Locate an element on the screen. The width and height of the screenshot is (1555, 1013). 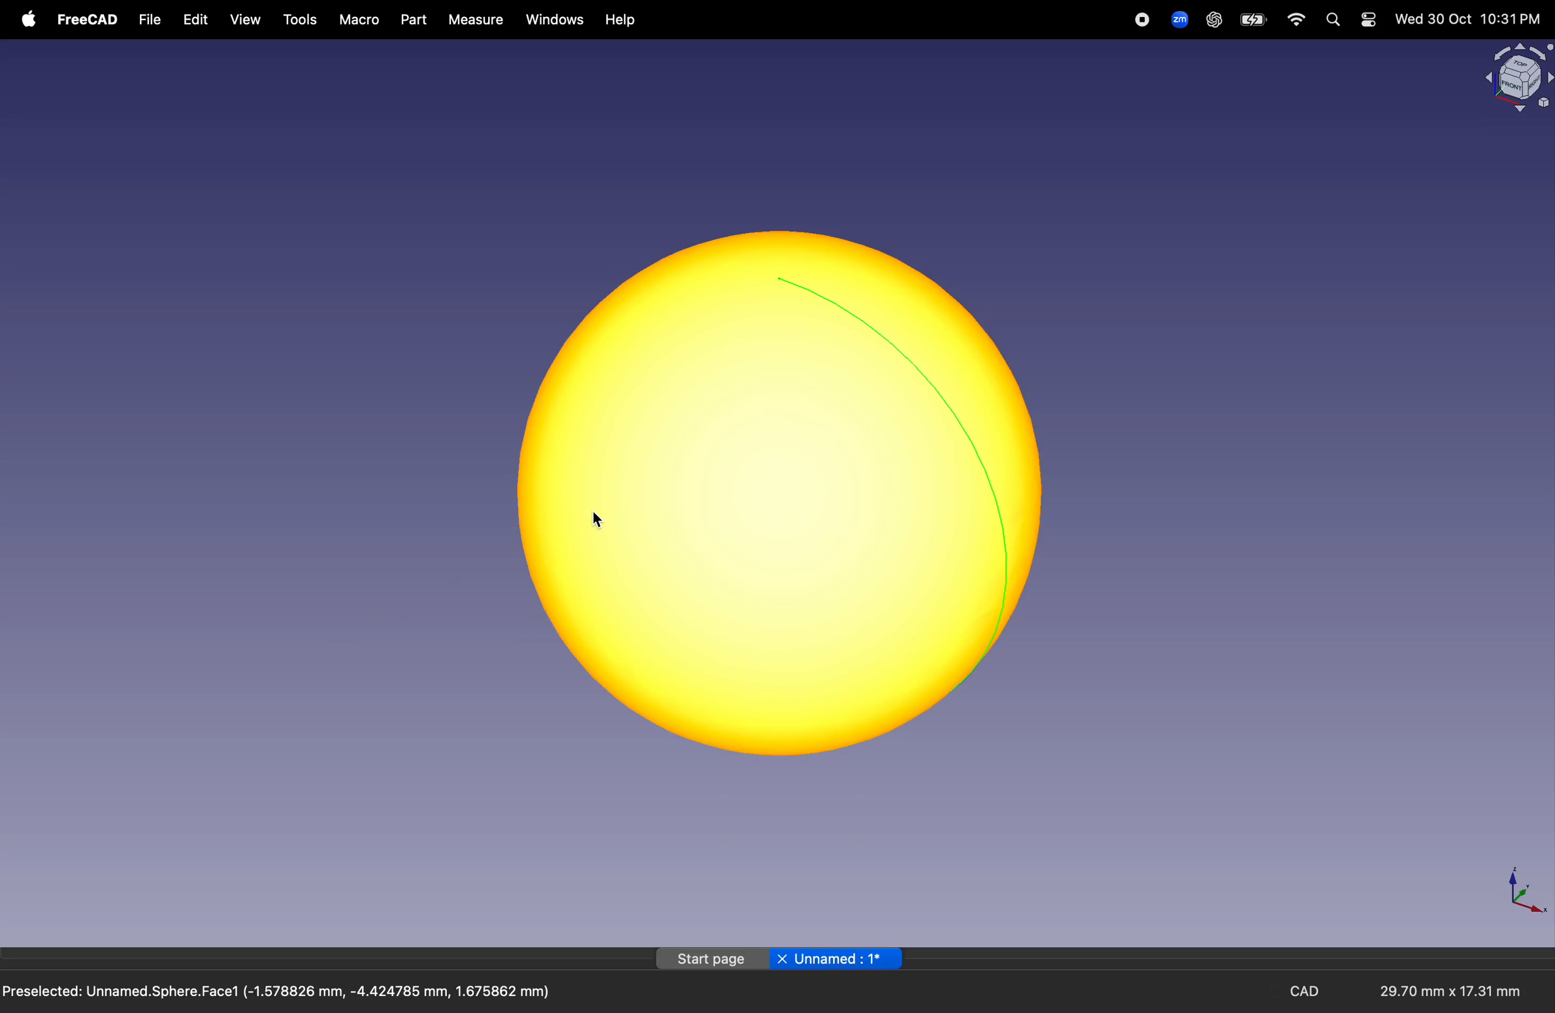
cad is located at coordinates (1309, 991).